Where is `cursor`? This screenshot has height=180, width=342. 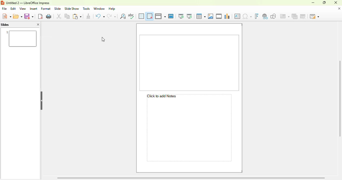 cursor is located at coordinates (103, 39).